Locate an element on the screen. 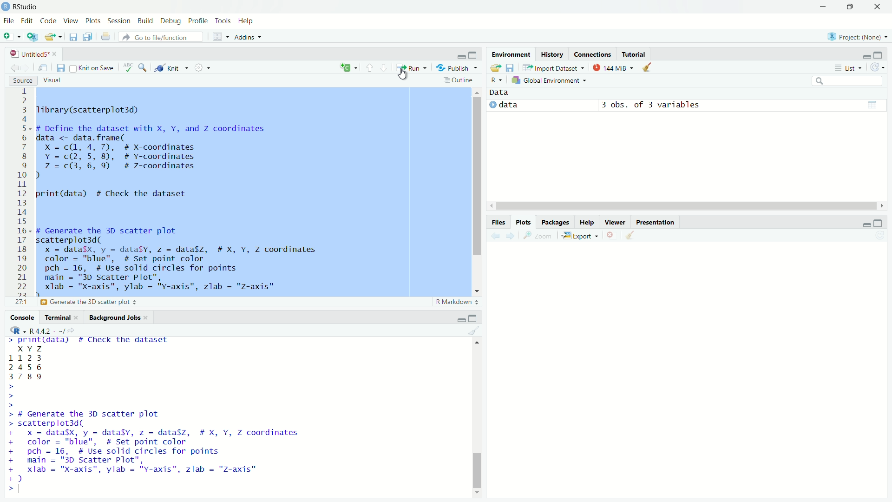 This screenshot has height=502, width=892. data is located at coordinates (500, 92).